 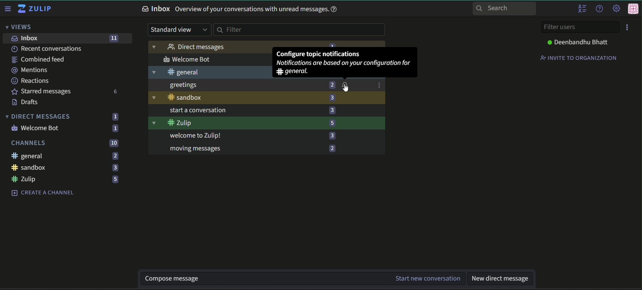 I want to click on compose message, so click(x=262, y=279).